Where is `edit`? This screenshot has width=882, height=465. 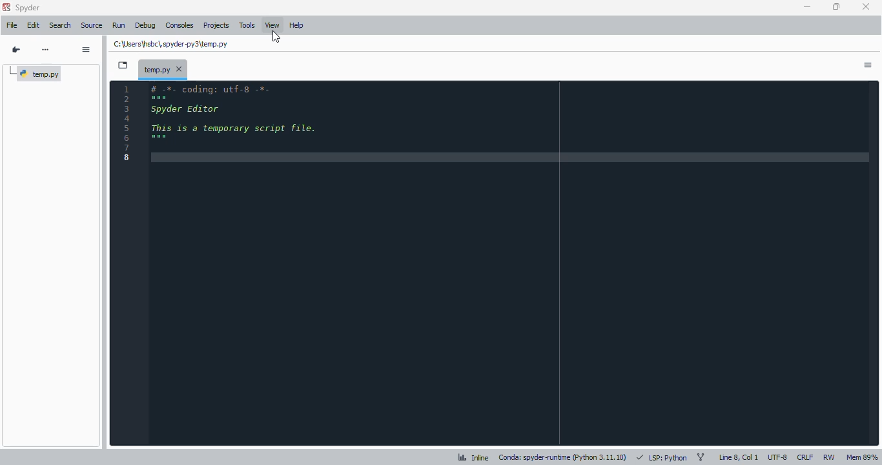 edit is located at coordinates (34, 25).